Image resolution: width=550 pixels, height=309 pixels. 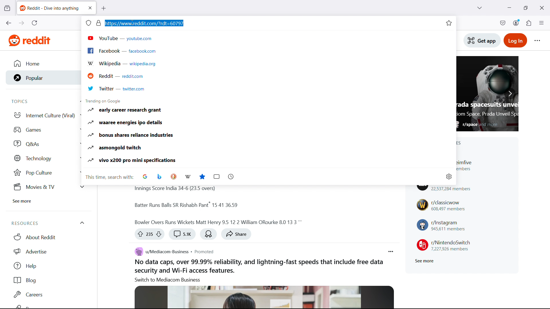 I want to click on r/NintendoSwitch, so click(x=444, y=245).